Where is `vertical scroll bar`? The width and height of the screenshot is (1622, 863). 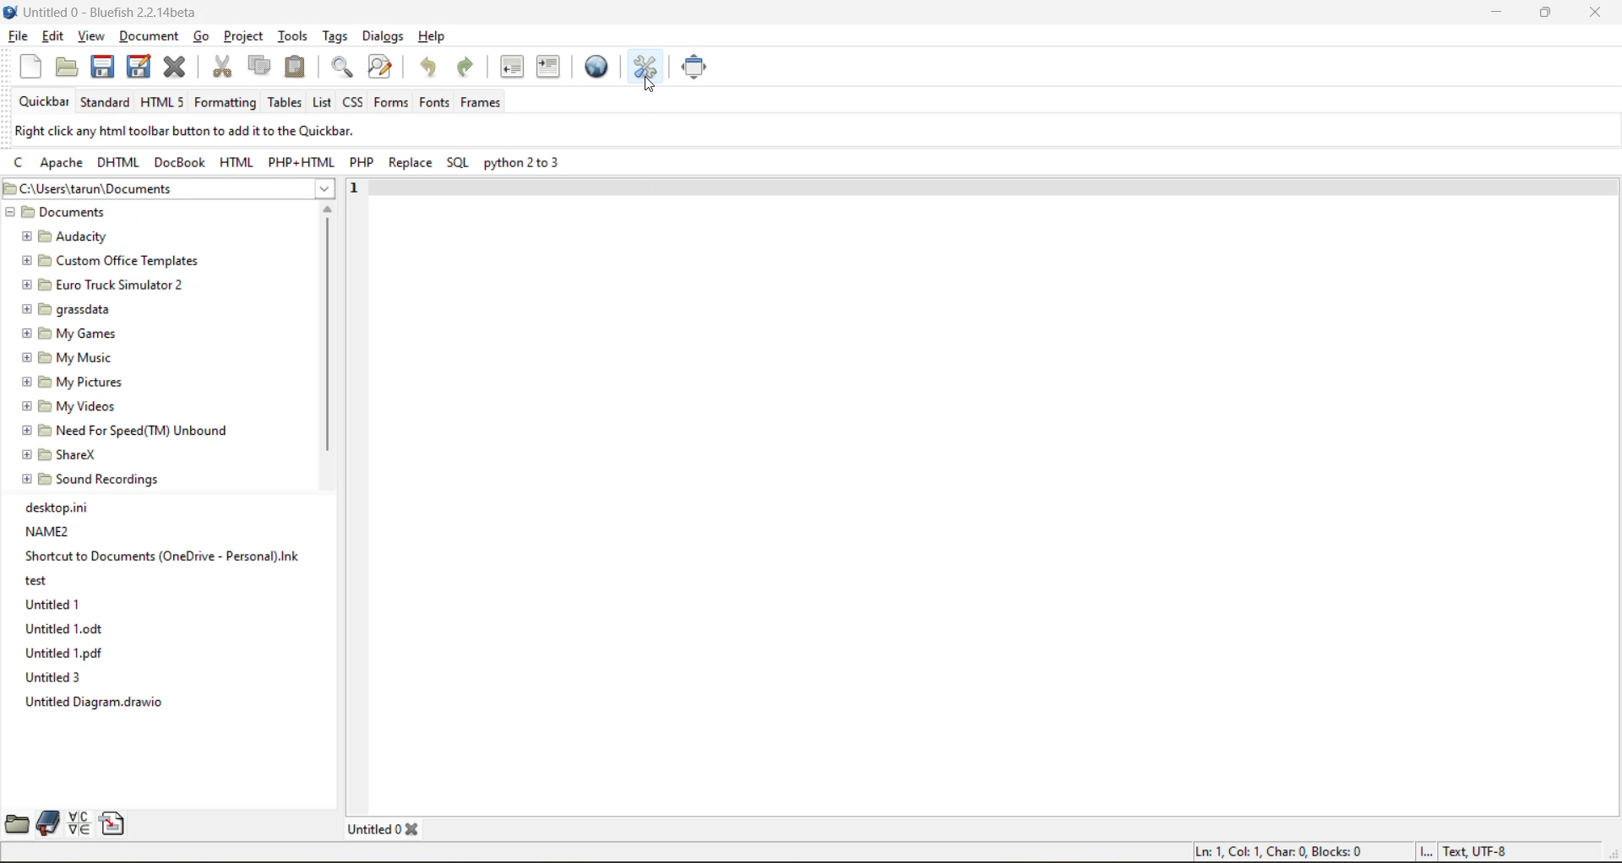
vertical scroll bar is located at coordinates (327, 337).